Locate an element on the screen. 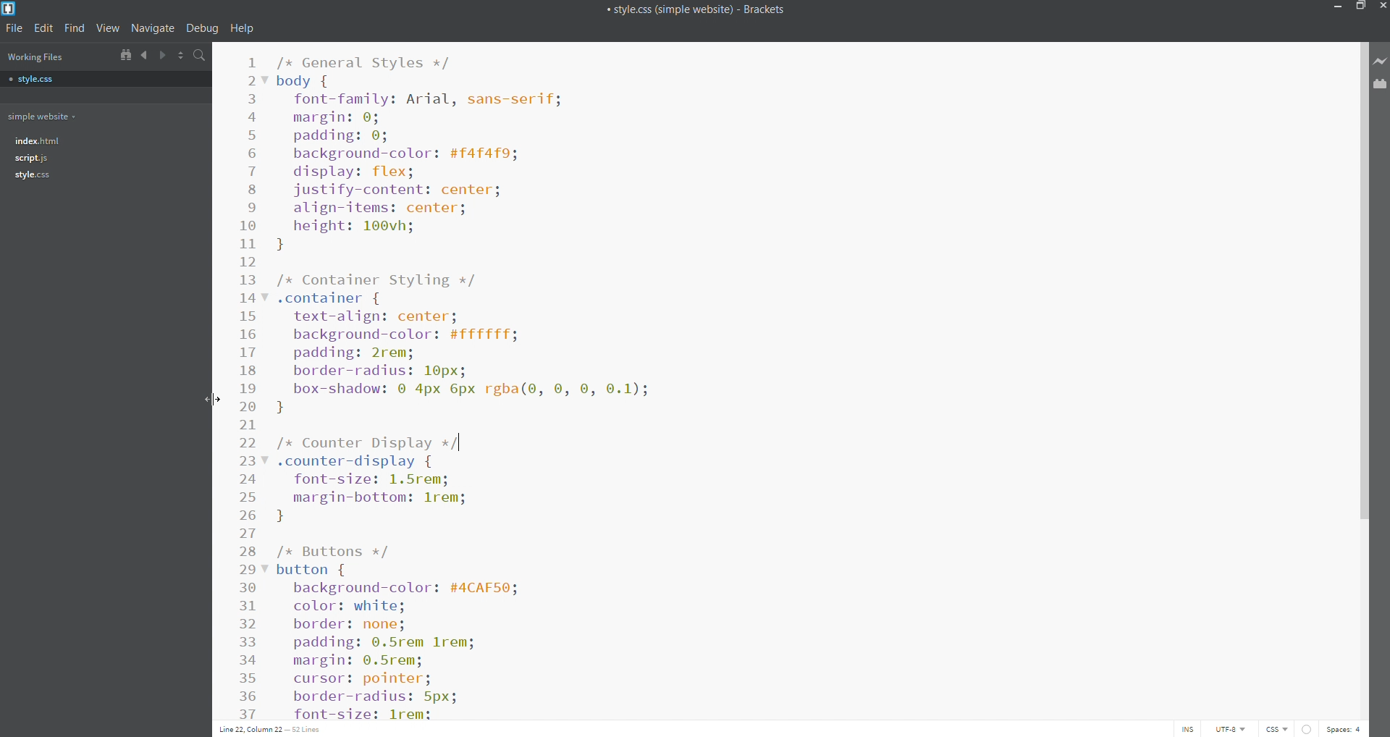 This screenshot has height=737, width=1390. working files is located at coordinates (34, 56).